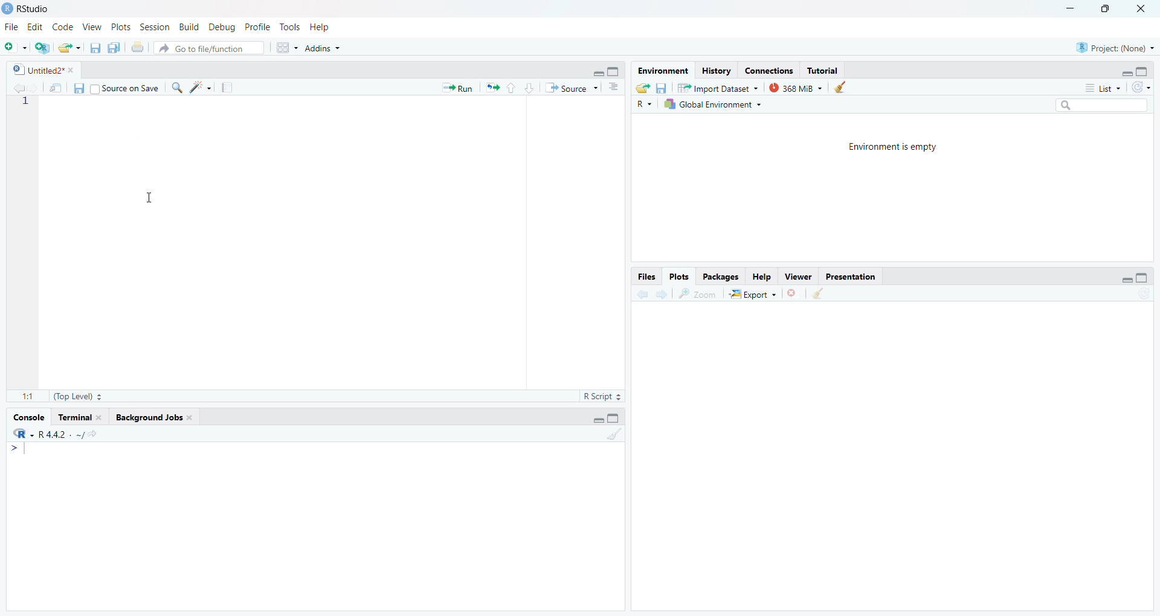 The height and width of the screenshot is (616, 1160). What do you see at coordinates (54, 432) in the screenshot?
I see `, R442 « ~/` at bounding box center [54, 432].